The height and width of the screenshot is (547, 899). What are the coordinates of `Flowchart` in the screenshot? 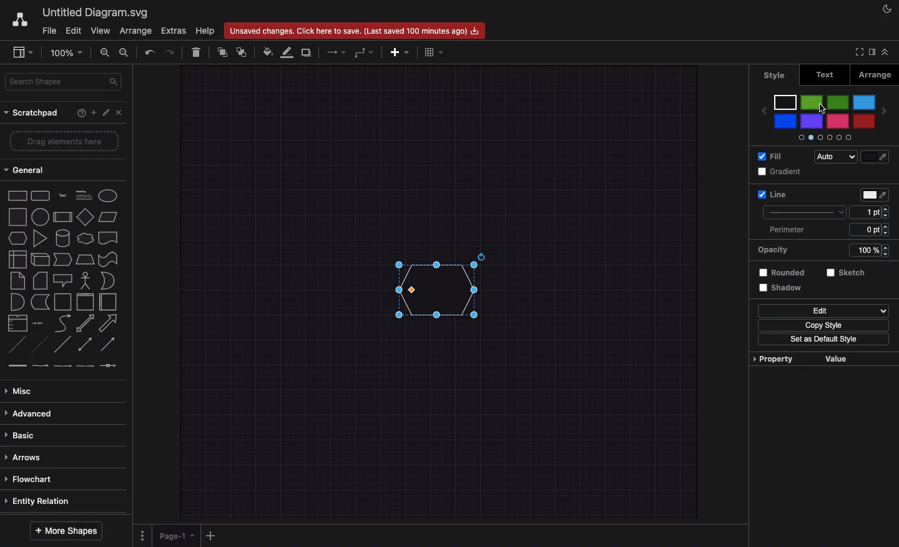 It's located at (31, 480).